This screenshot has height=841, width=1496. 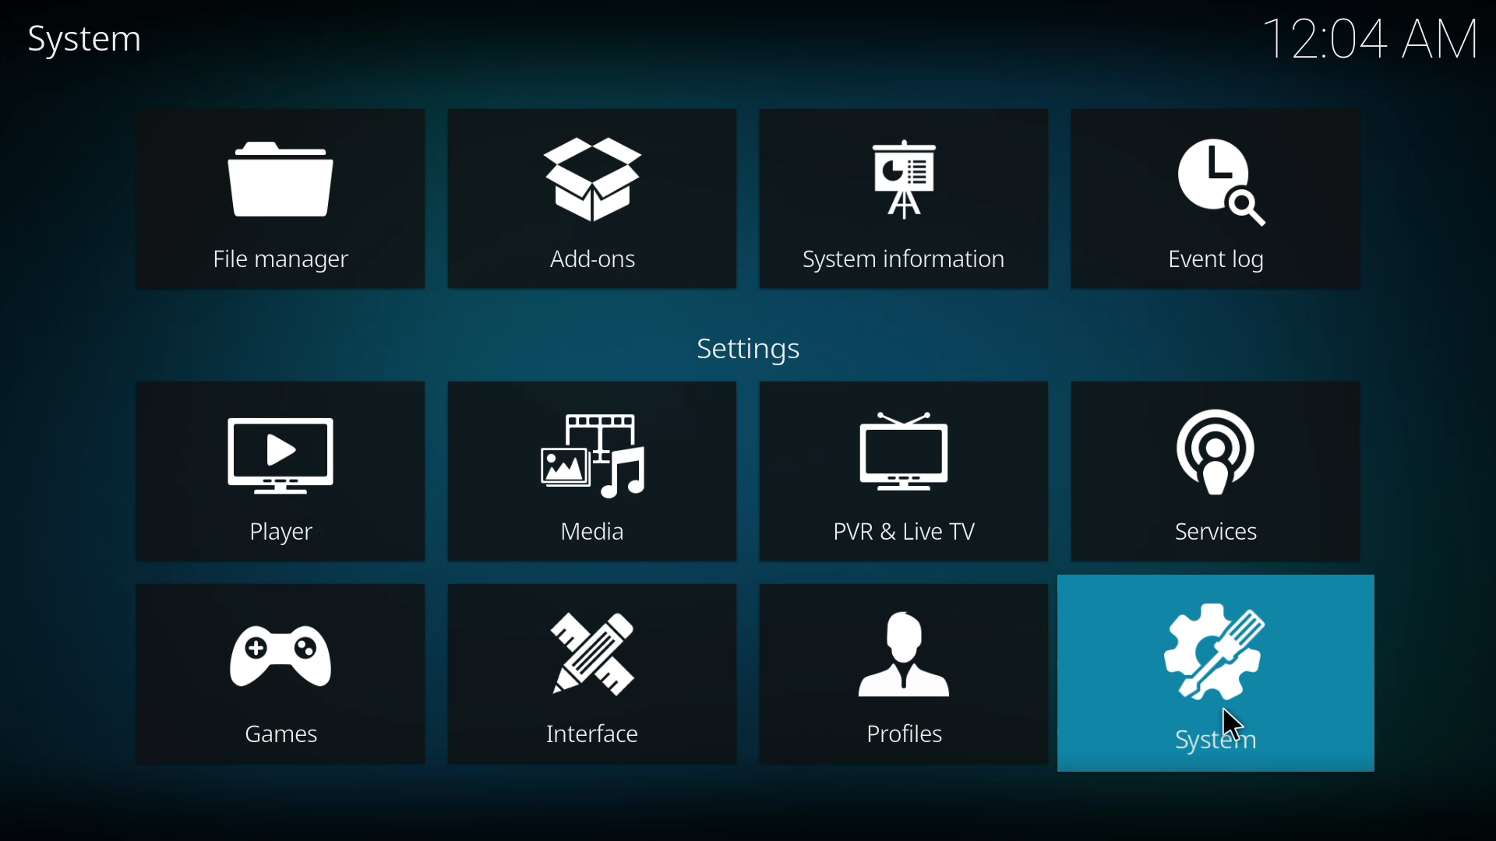 What do you see at coordinates (1220, 202) in the screenshot?
I see `event log` at bounding box center [1220, 202].